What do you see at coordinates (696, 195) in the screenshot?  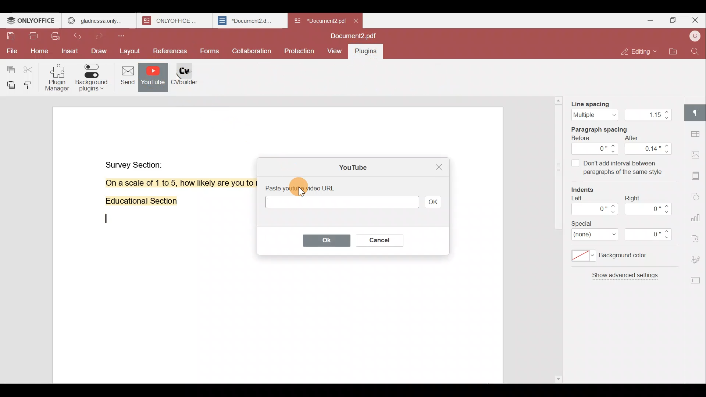 I see `Shapes settings` at bounding box center [696, 195].